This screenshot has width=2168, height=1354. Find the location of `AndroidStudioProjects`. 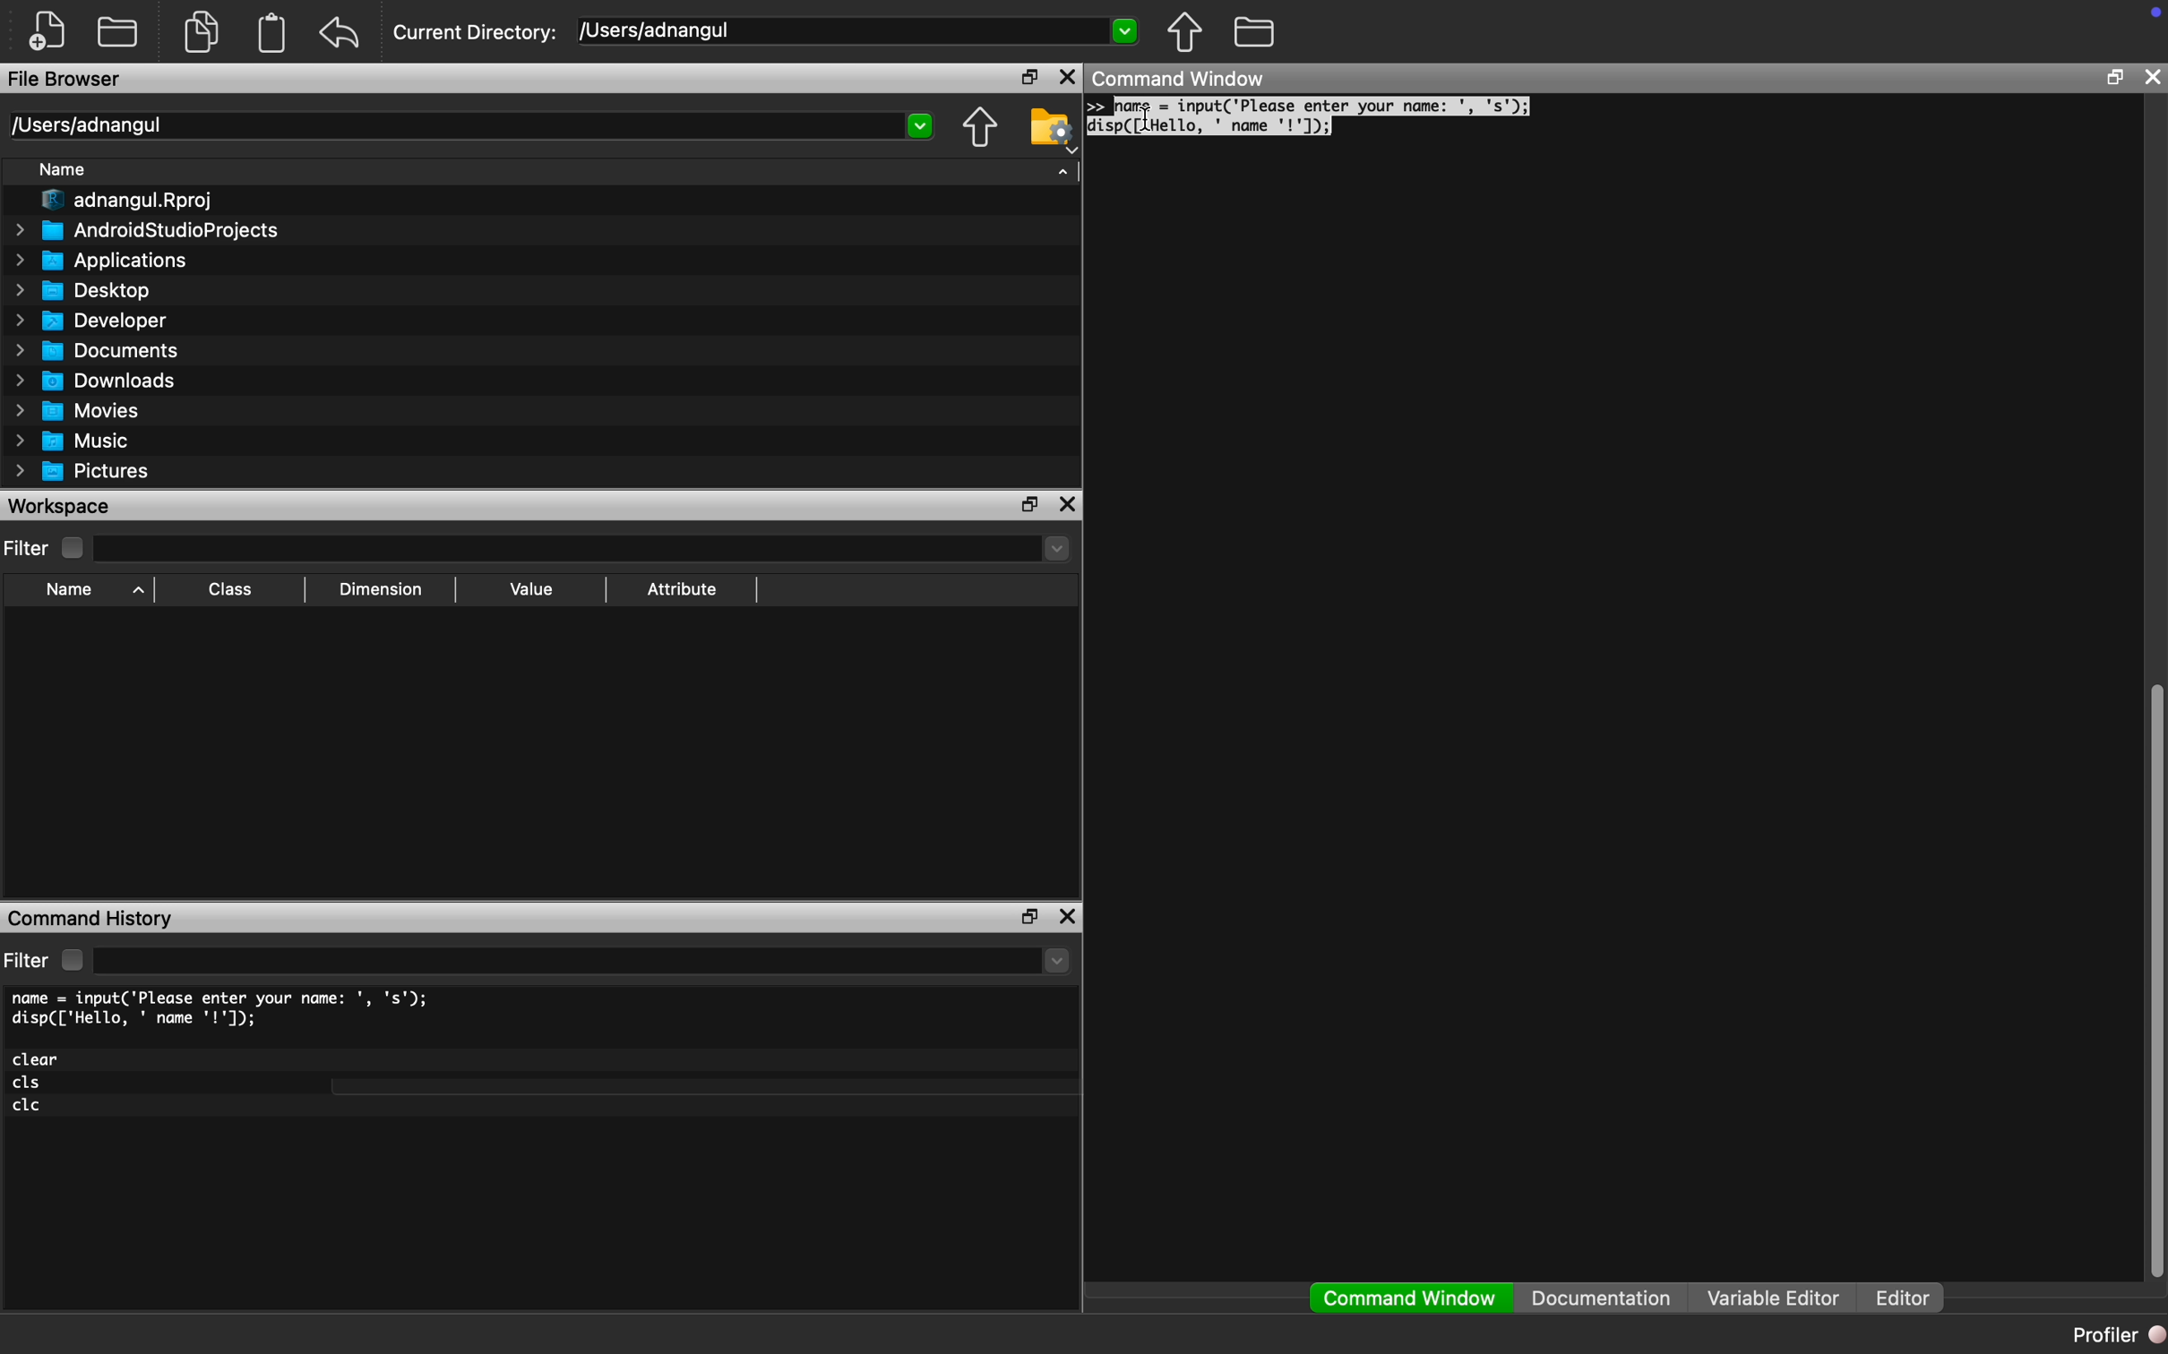

AndroidStudioProjects is located at coordinates (147, 229).